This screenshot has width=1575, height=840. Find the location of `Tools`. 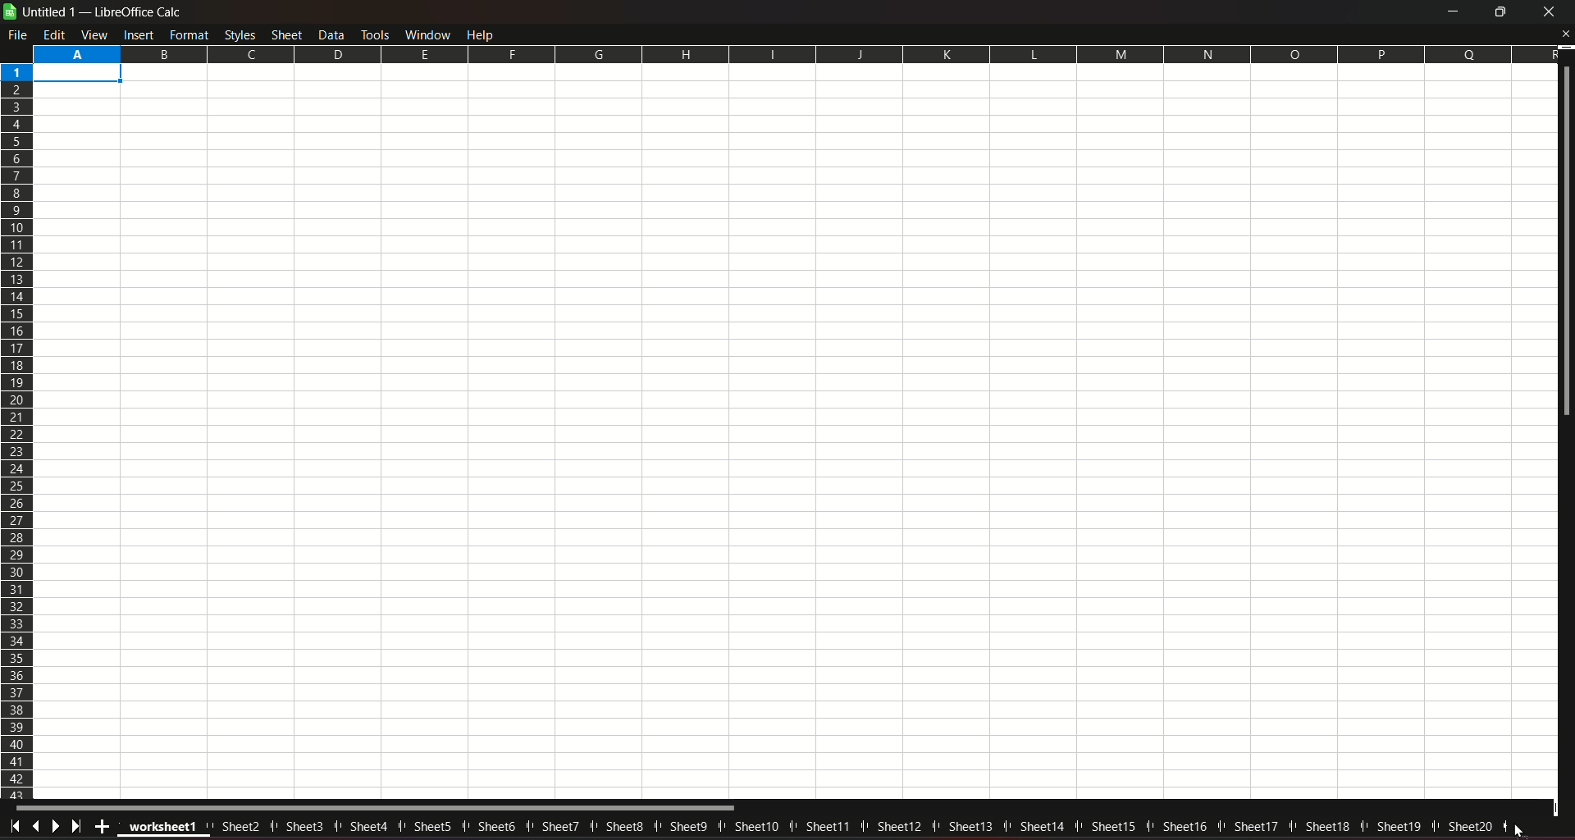

Tools is located at coordinates (374, 33).